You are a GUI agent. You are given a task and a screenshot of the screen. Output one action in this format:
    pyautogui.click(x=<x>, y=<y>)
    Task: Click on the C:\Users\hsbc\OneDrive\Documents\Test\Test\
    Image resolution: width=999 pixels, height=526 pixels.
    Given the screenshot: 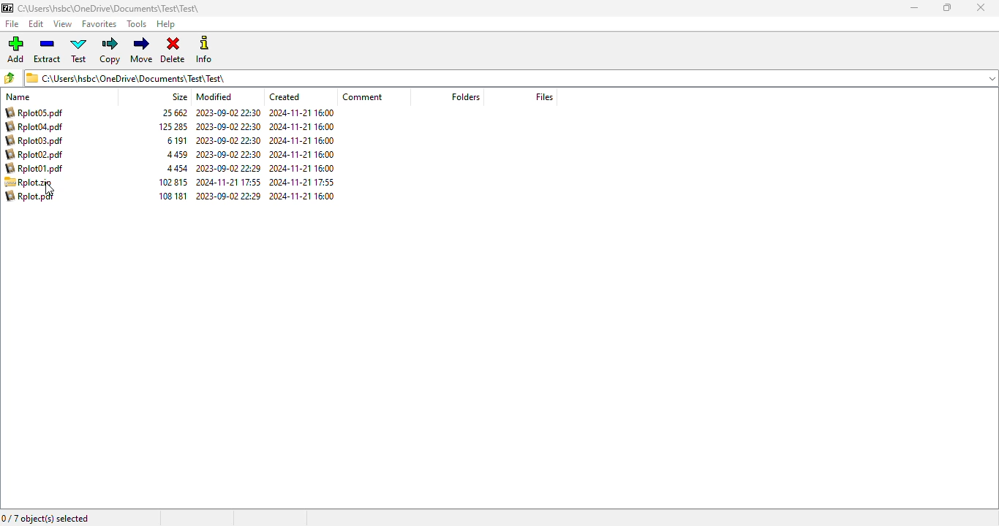 What is the action you would take?
    pyautogui.click(x=110, y=9)
    